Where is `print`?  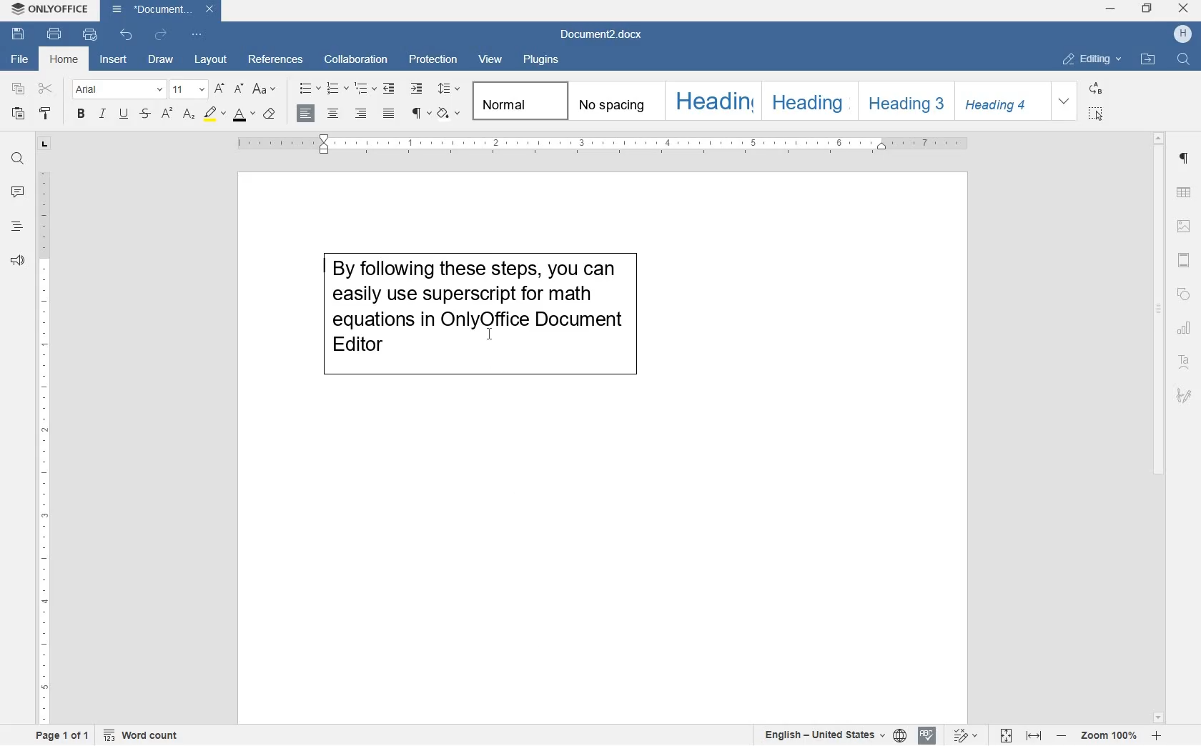
print is located at coordinates (55, 34).